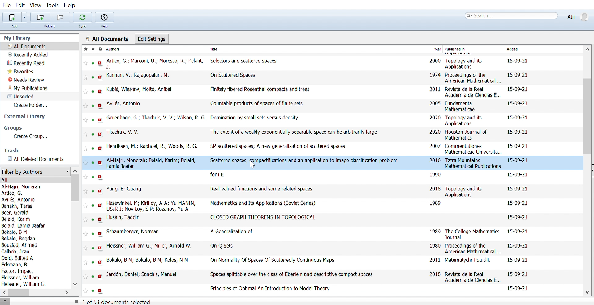  I want to click on favourite, so click(85, 106).